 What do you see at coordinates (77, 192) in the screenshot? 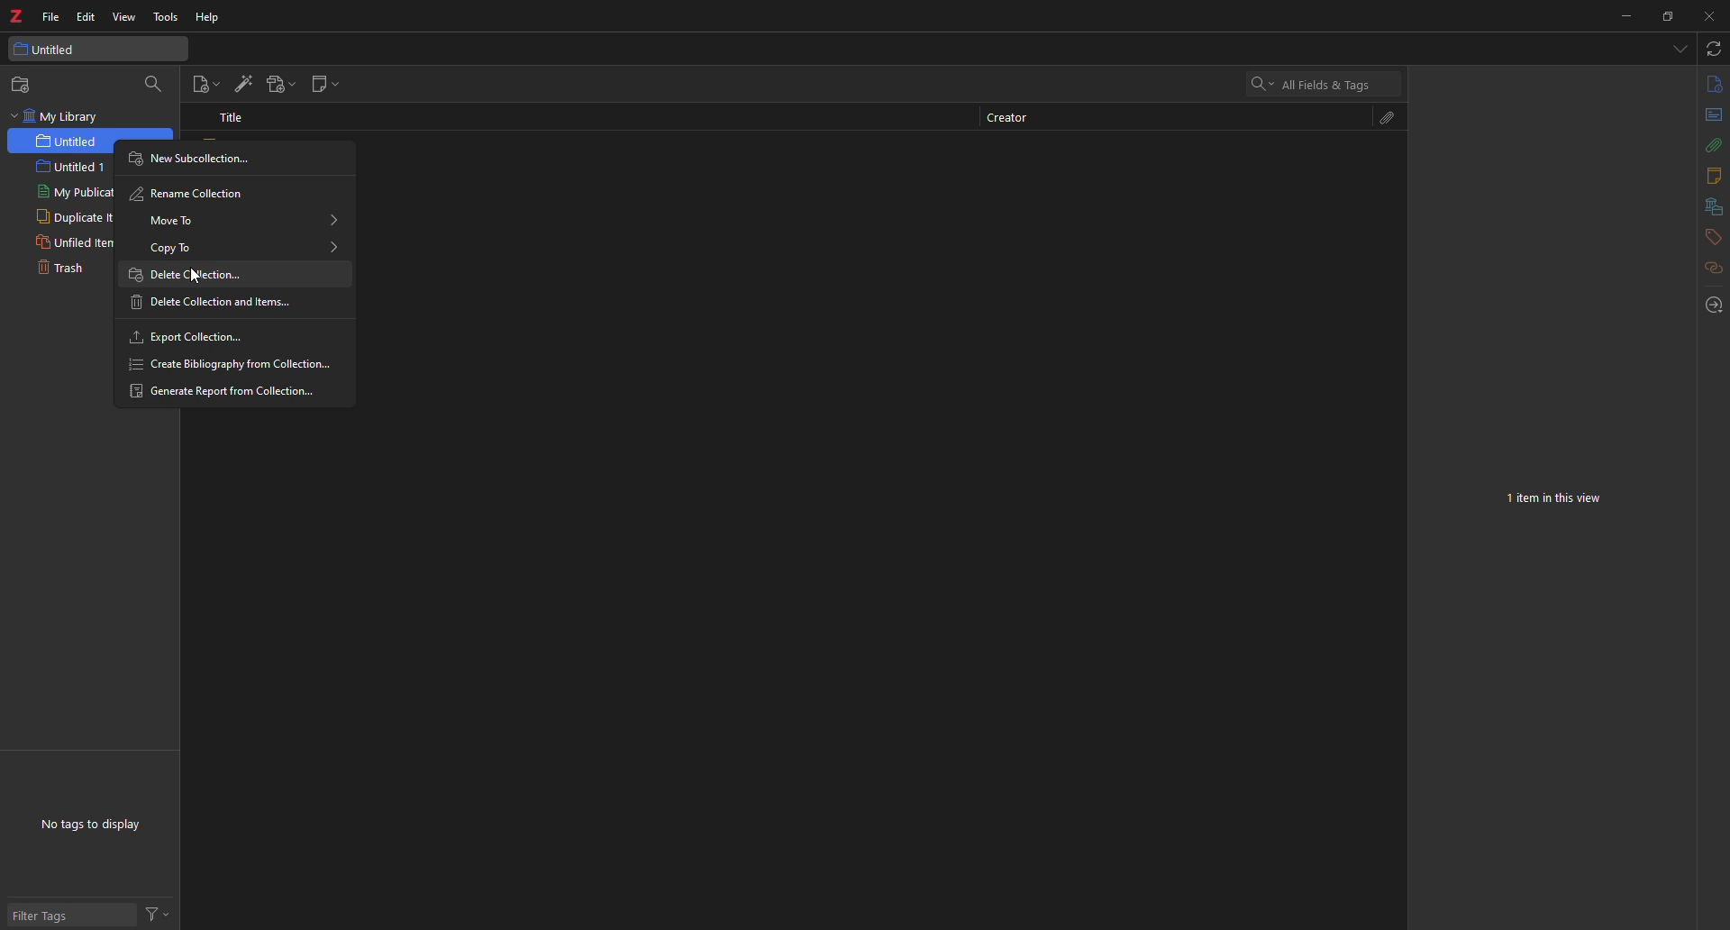
I see `my publications` at bounding box center [77, 192].